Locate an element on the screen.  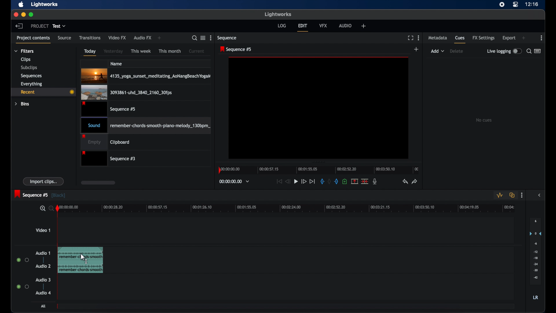
name is located at coordinates (116, 63).